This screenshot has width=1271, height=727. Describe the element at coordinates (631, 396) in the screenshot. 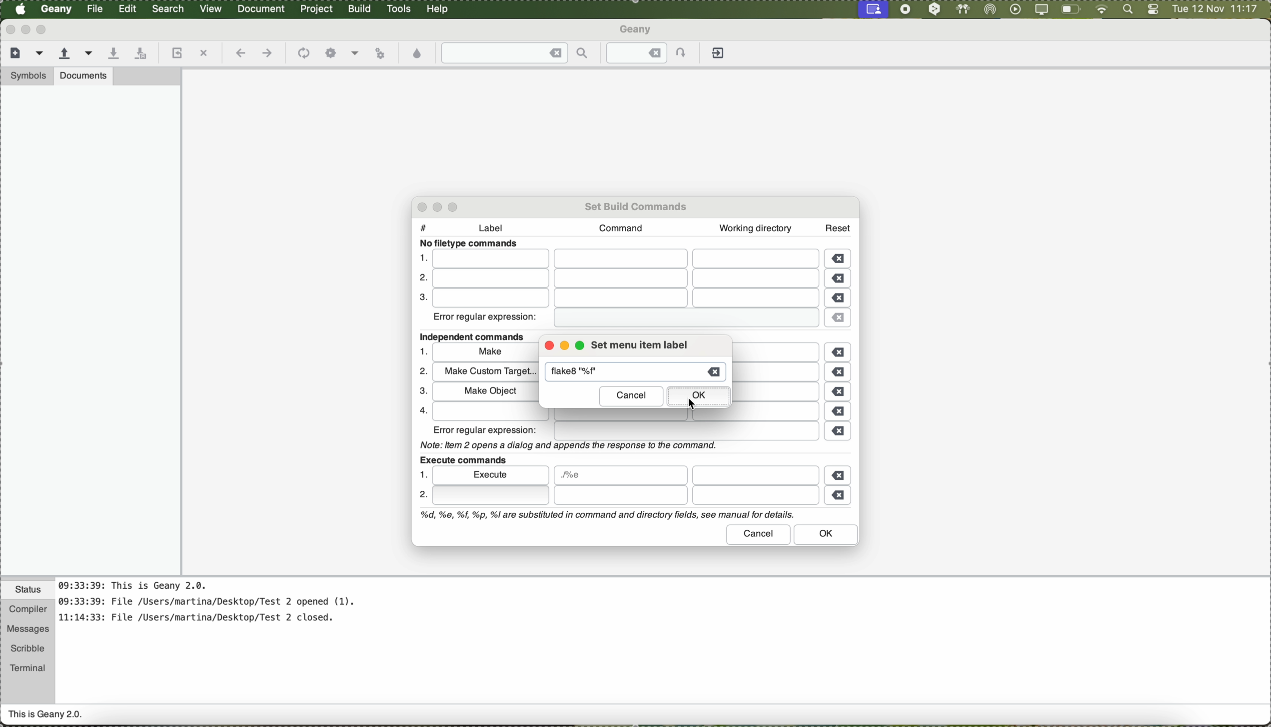

I see `cancel button` at that location.